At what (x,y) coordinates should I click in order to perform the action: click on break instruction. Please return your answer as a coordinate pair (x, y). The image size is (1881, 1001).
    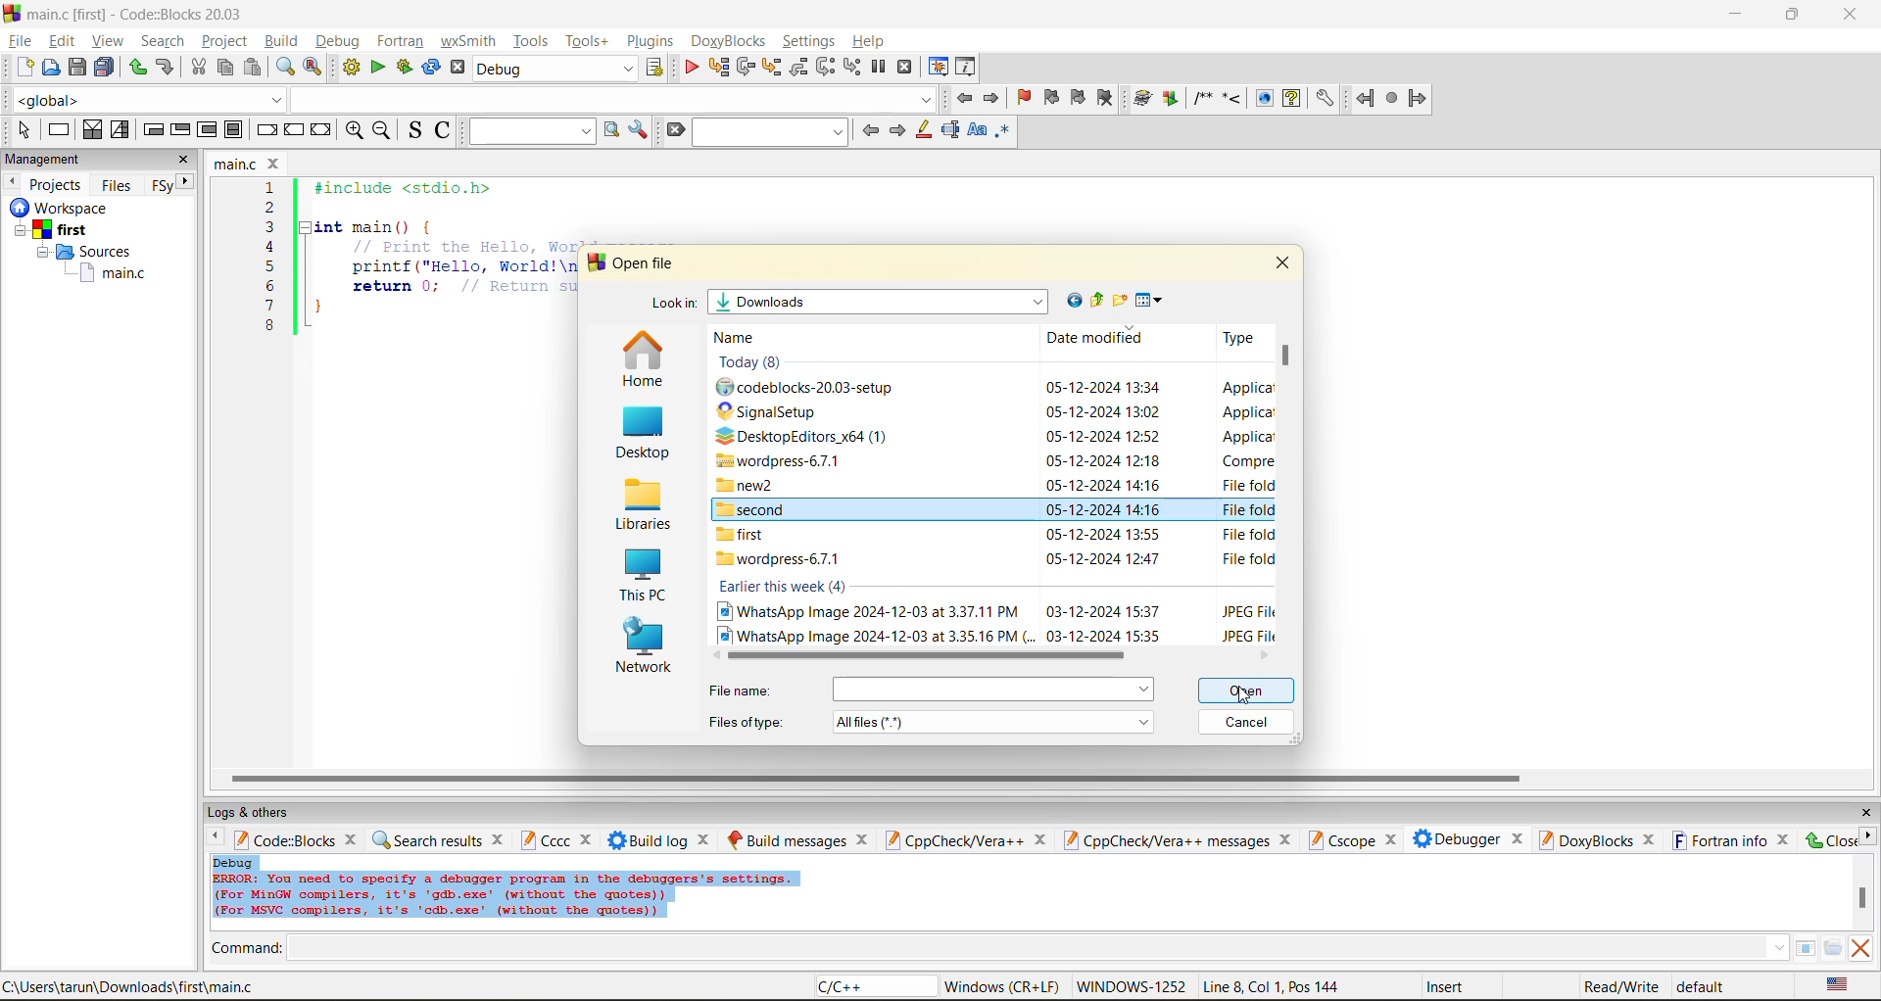
    Looking at the image, I should click on (264, 129).